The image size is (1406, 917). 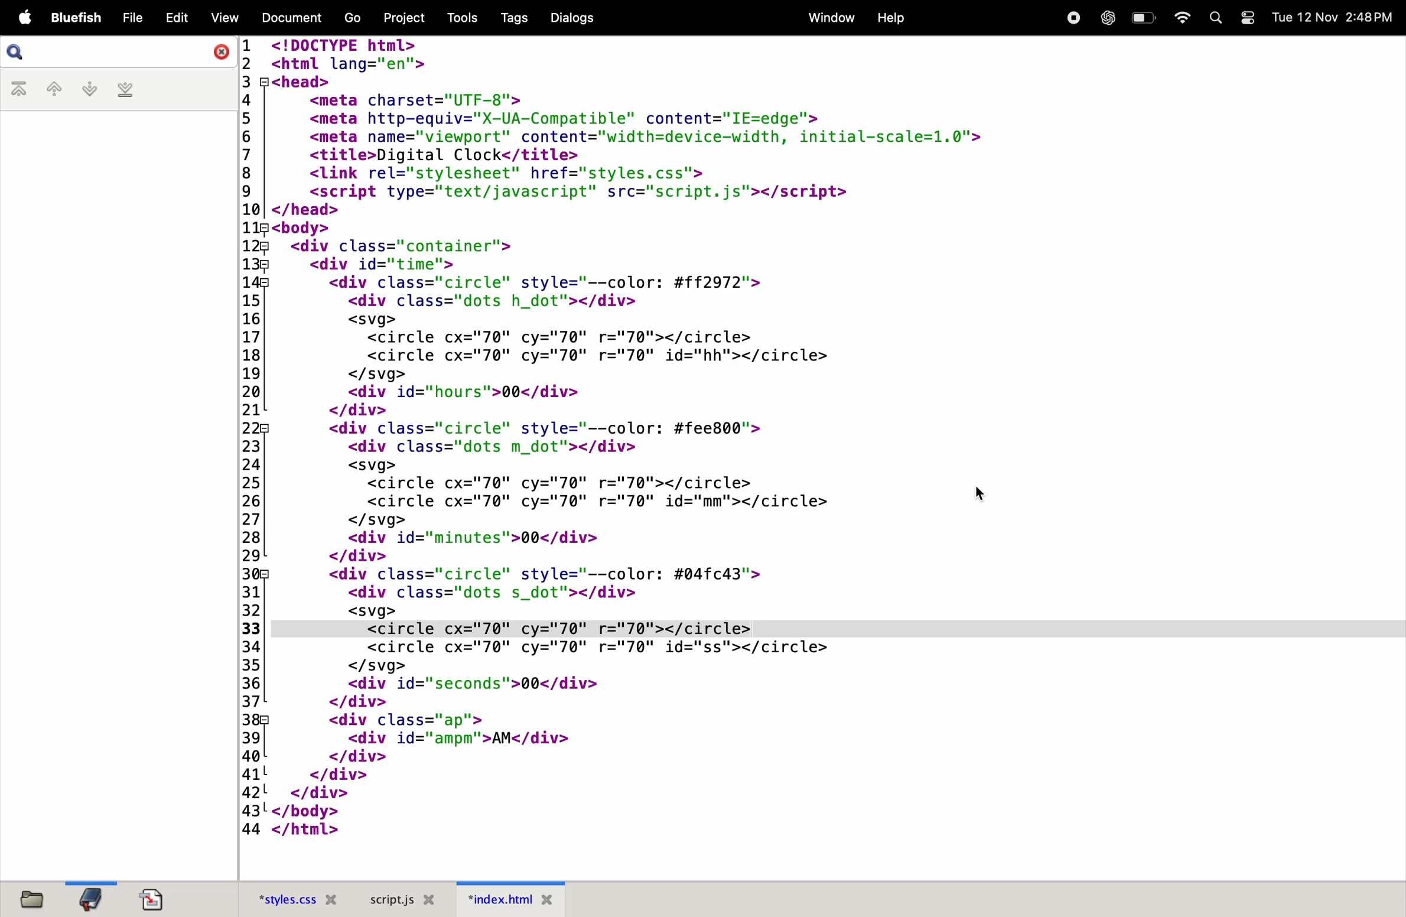 I want to click on tools, so click(x=461, y=18).